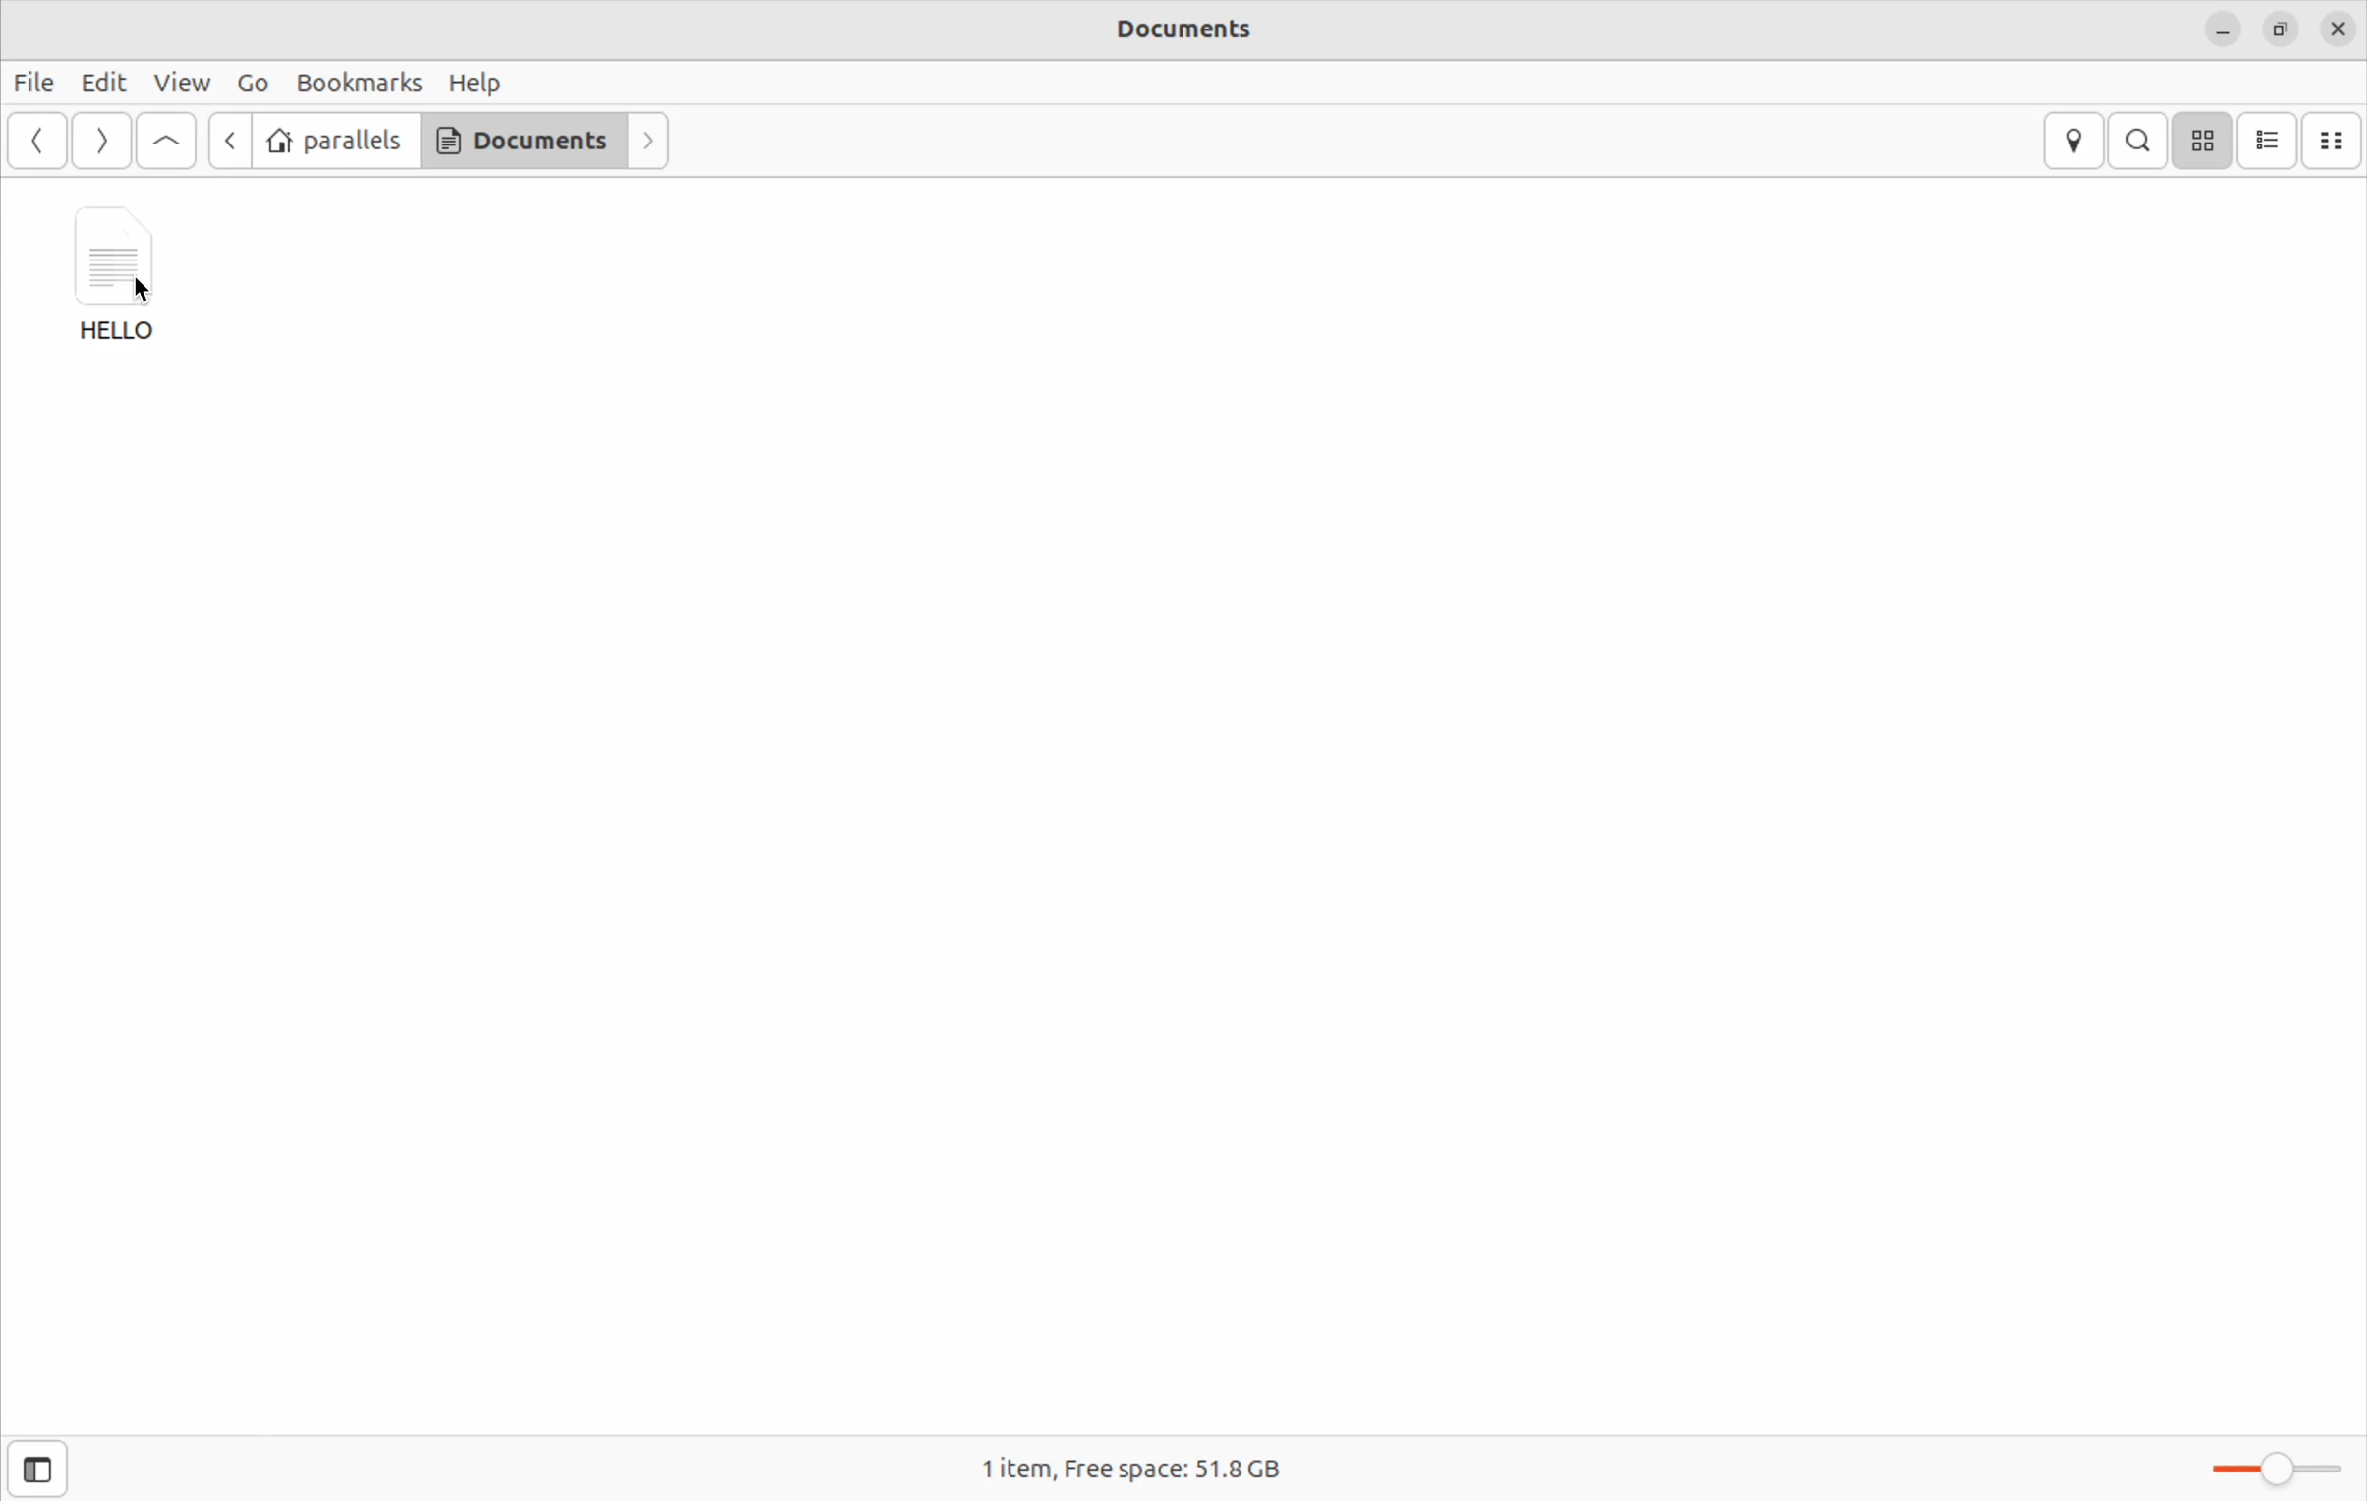  Describe the element at coordinates (2338, 140) in the screenshot. I see `compact view` at that location.